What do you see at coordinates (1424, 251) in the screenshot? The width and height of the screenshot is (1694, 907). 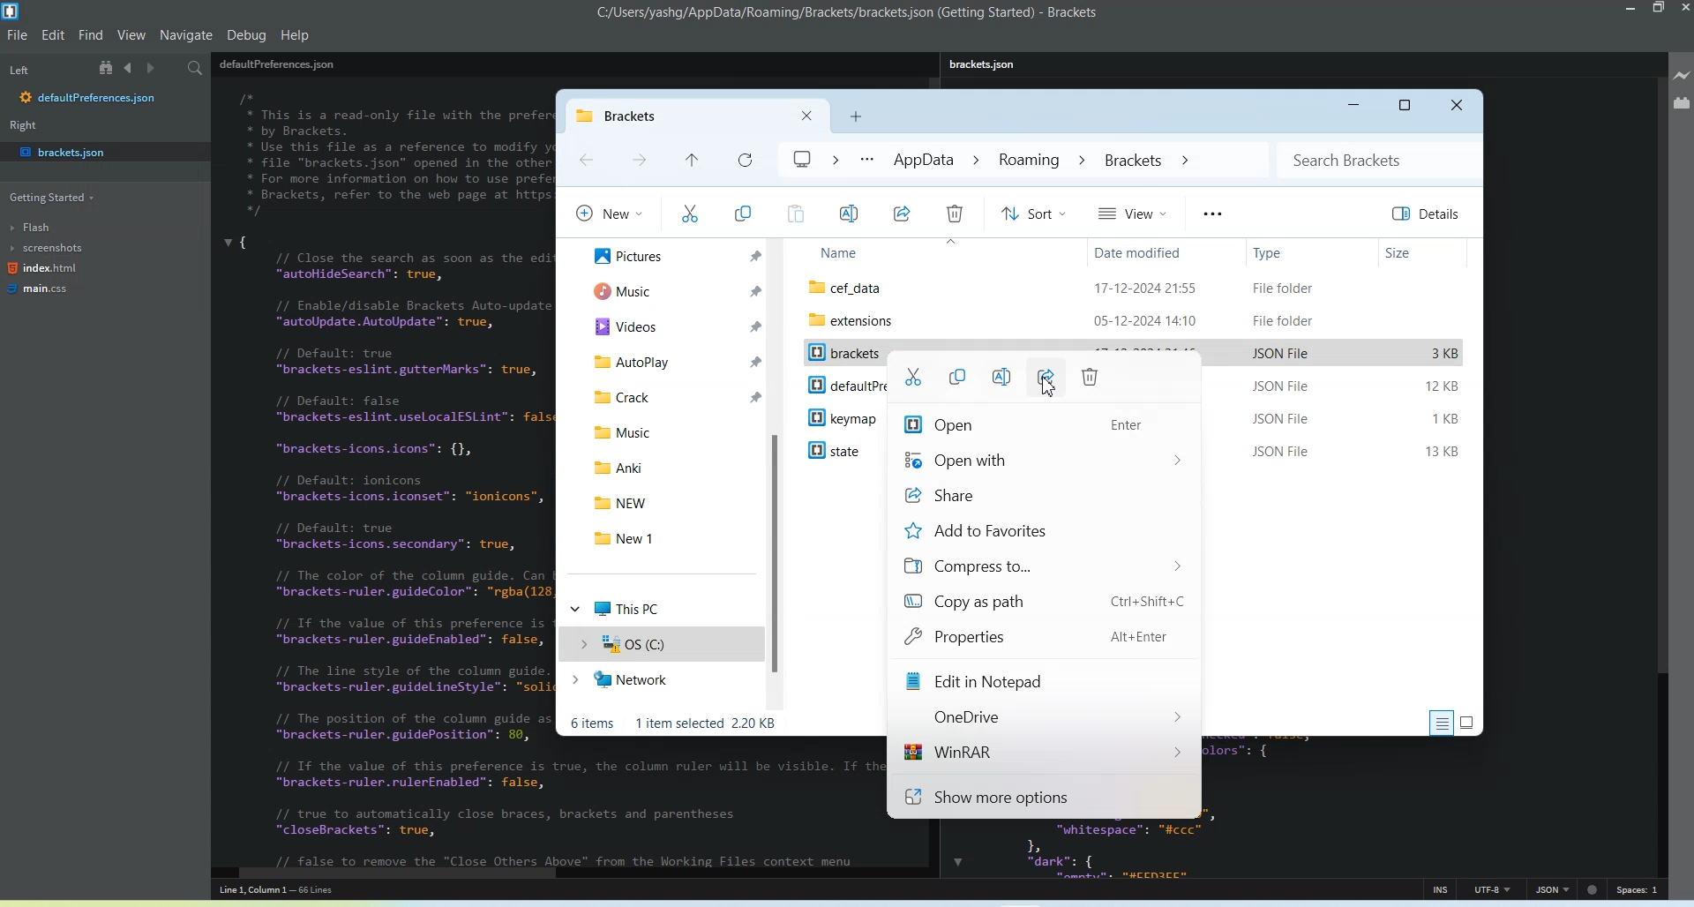 I see `Size` at bounding box center [1424, 251].